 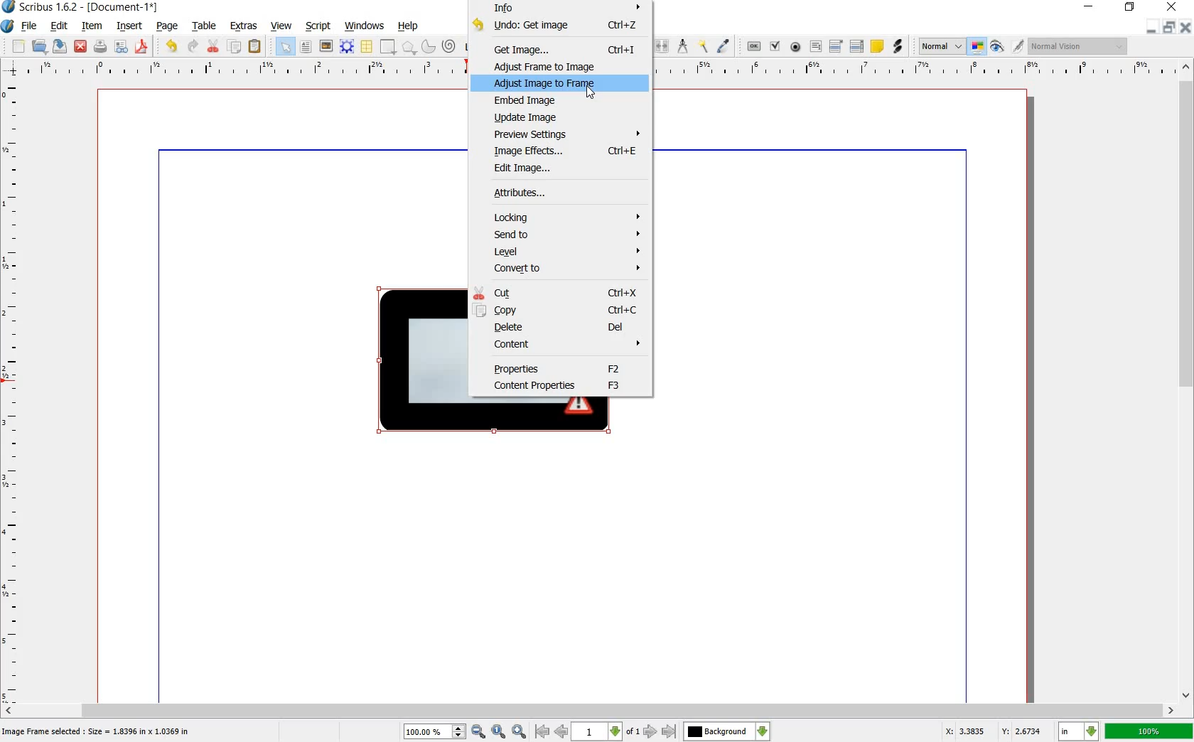 I want to click on set unit, so click(x=1077, y=731).